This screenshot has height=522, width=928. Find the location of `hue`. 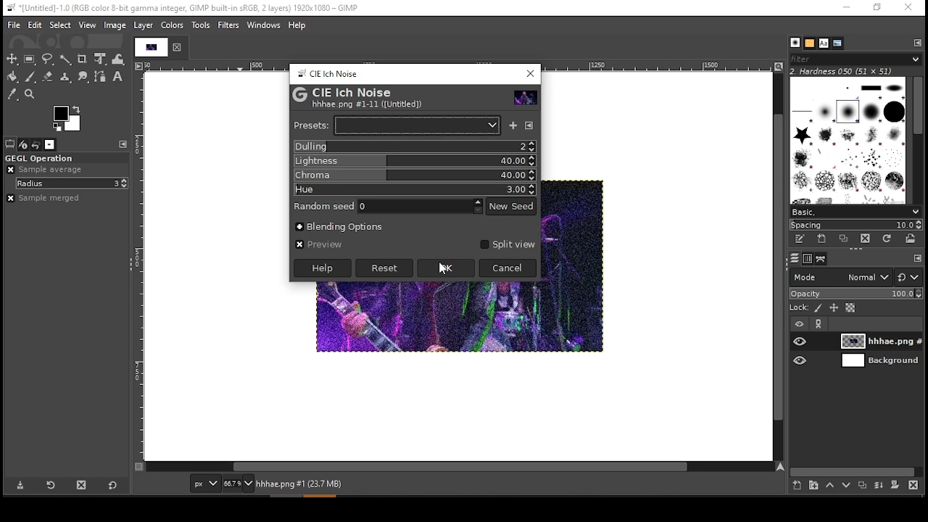

hue is located at coordinates (414, 189).